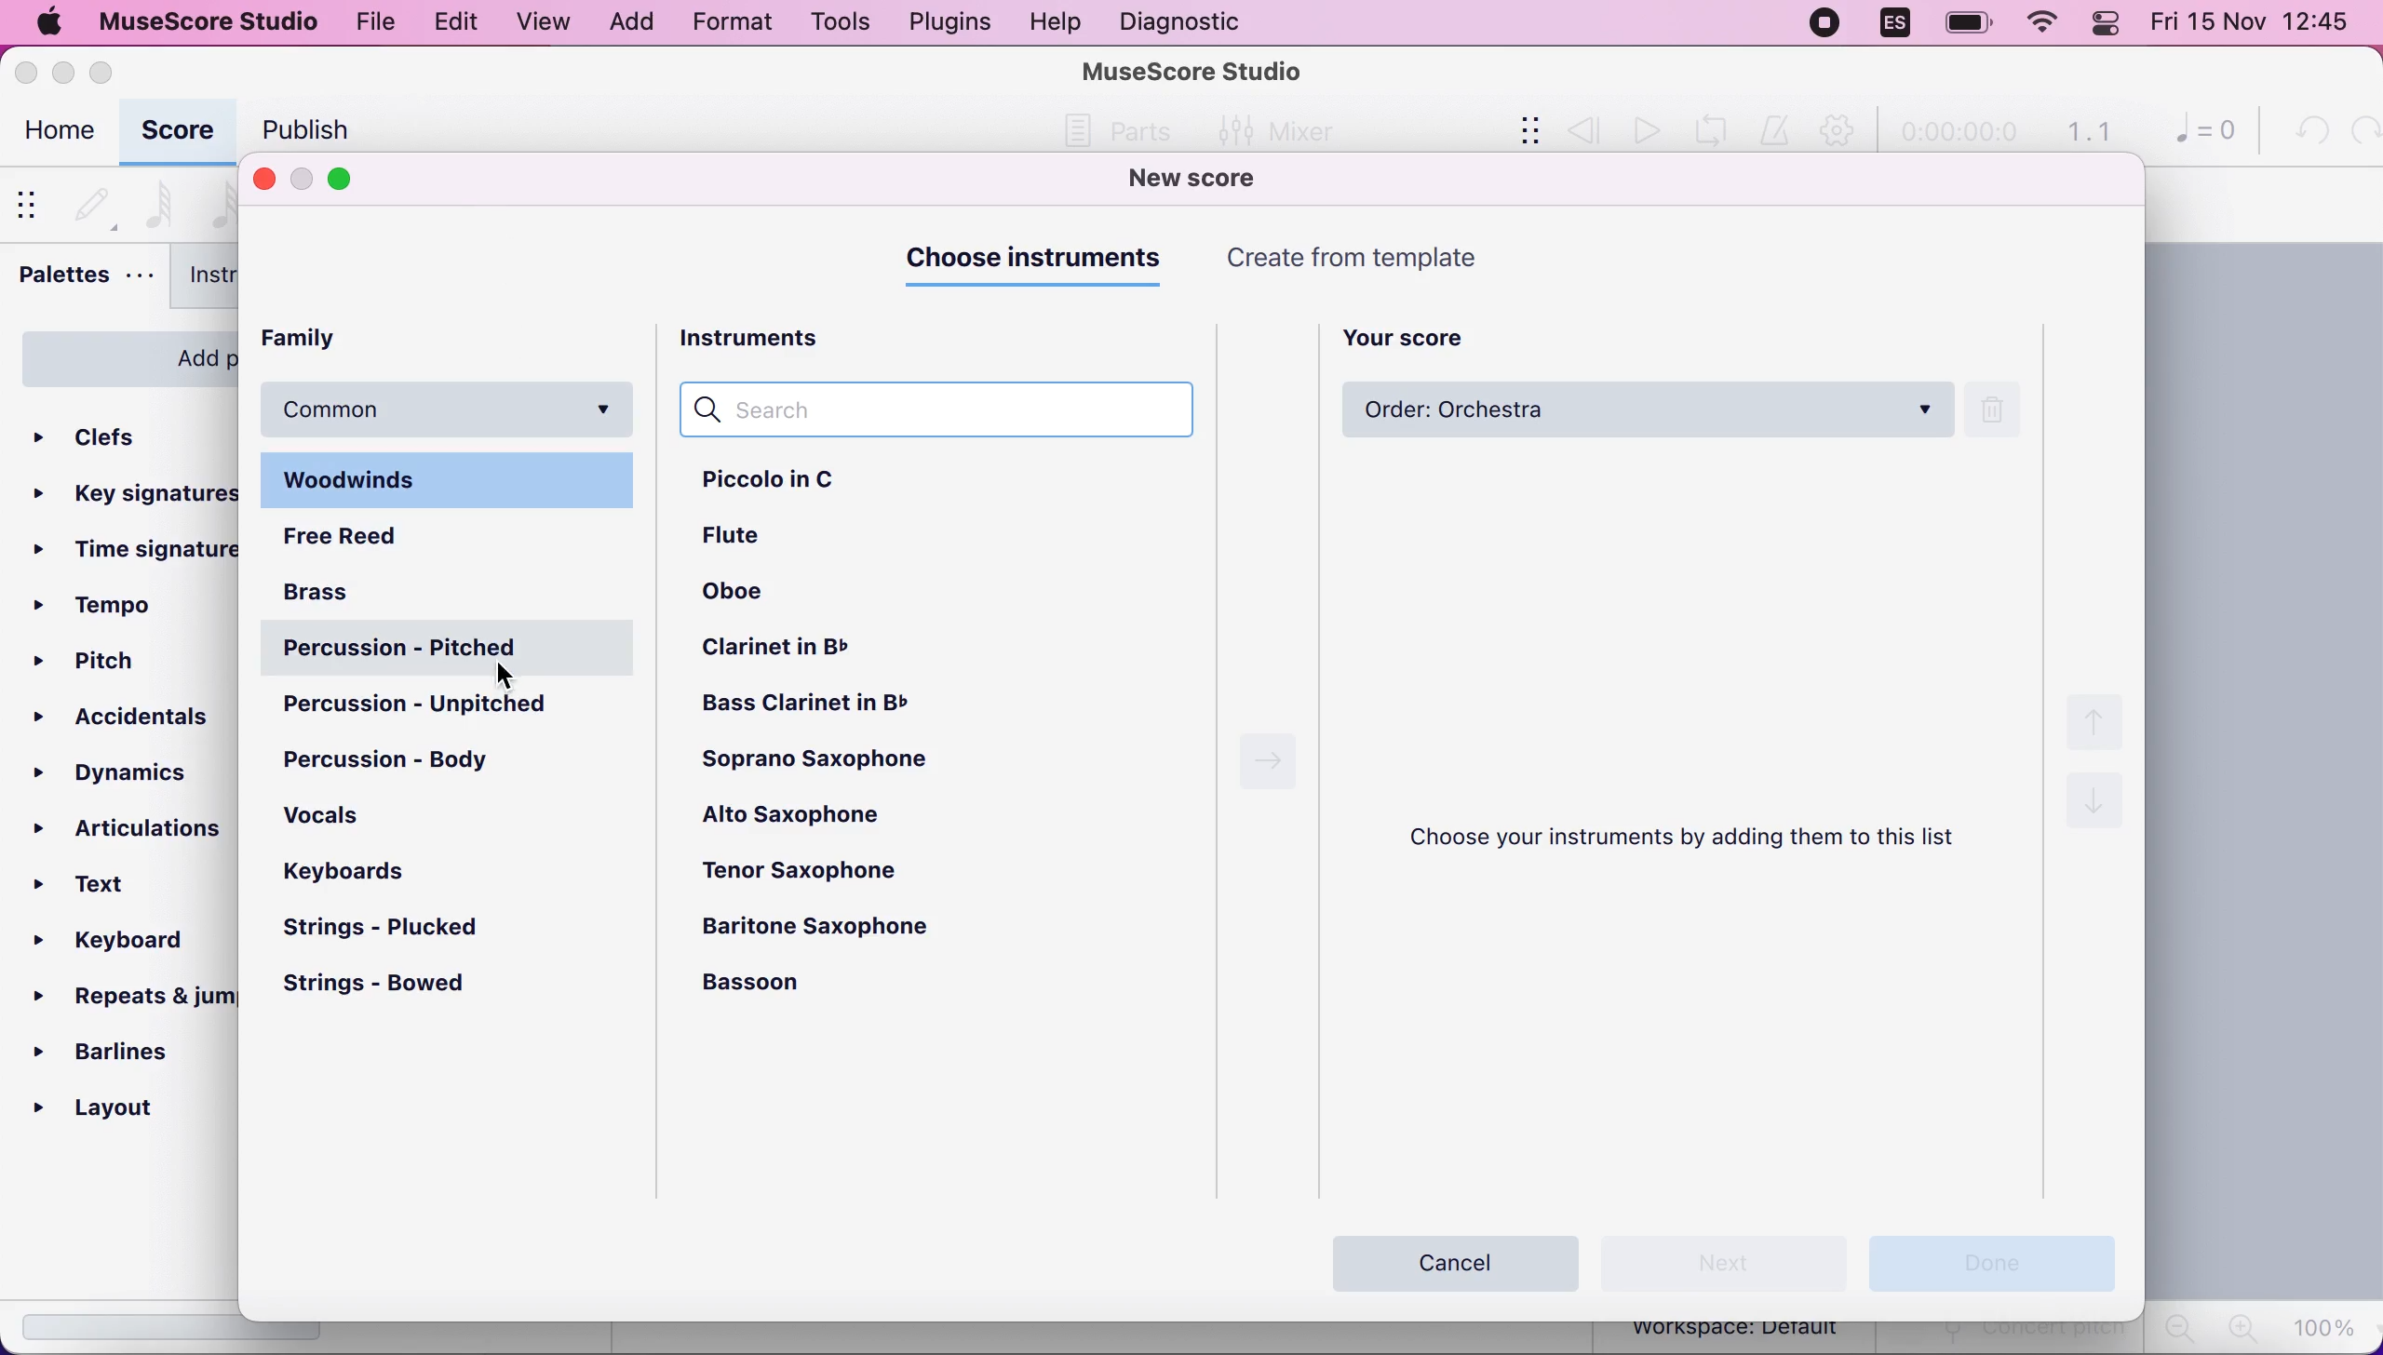 The width and height of the screenshot is (2383, 1355). I want to click on keyboard, so click(125, 945).